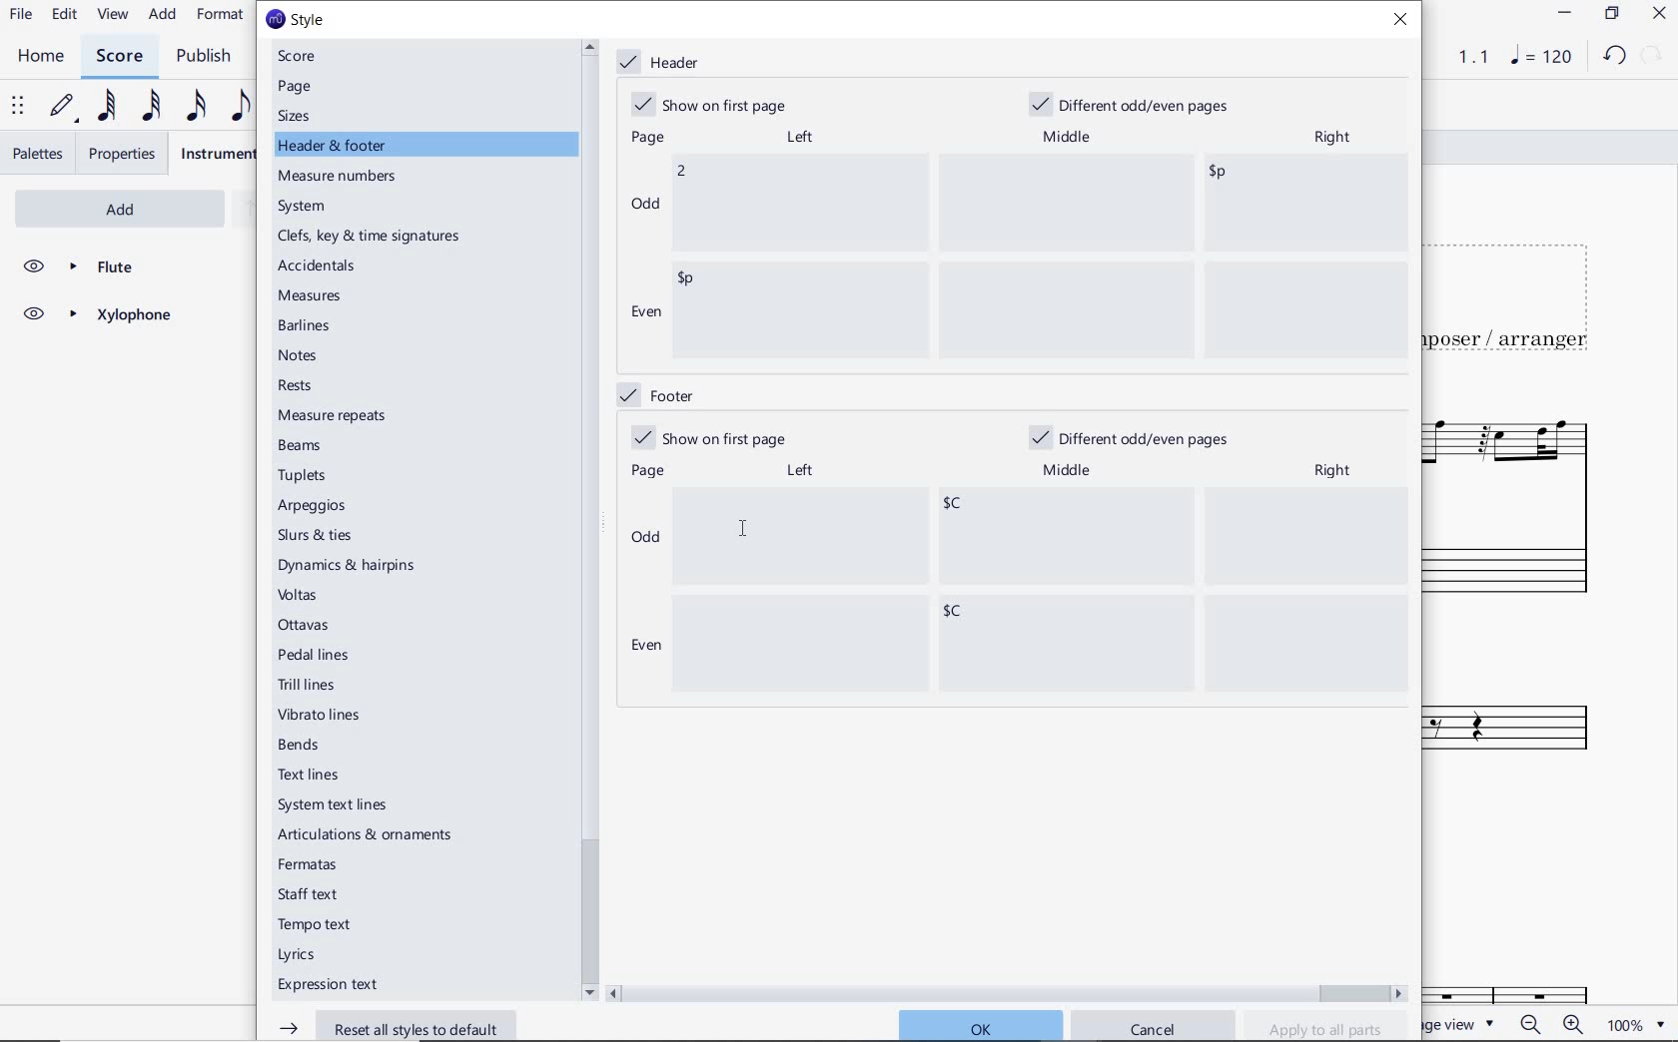 The width and height of the screenshot is (1678, 1042). What do you see at coordinates (96, 317) in the screenshot?
I see `XYLOPHONE` at bounding box center [96, 317].